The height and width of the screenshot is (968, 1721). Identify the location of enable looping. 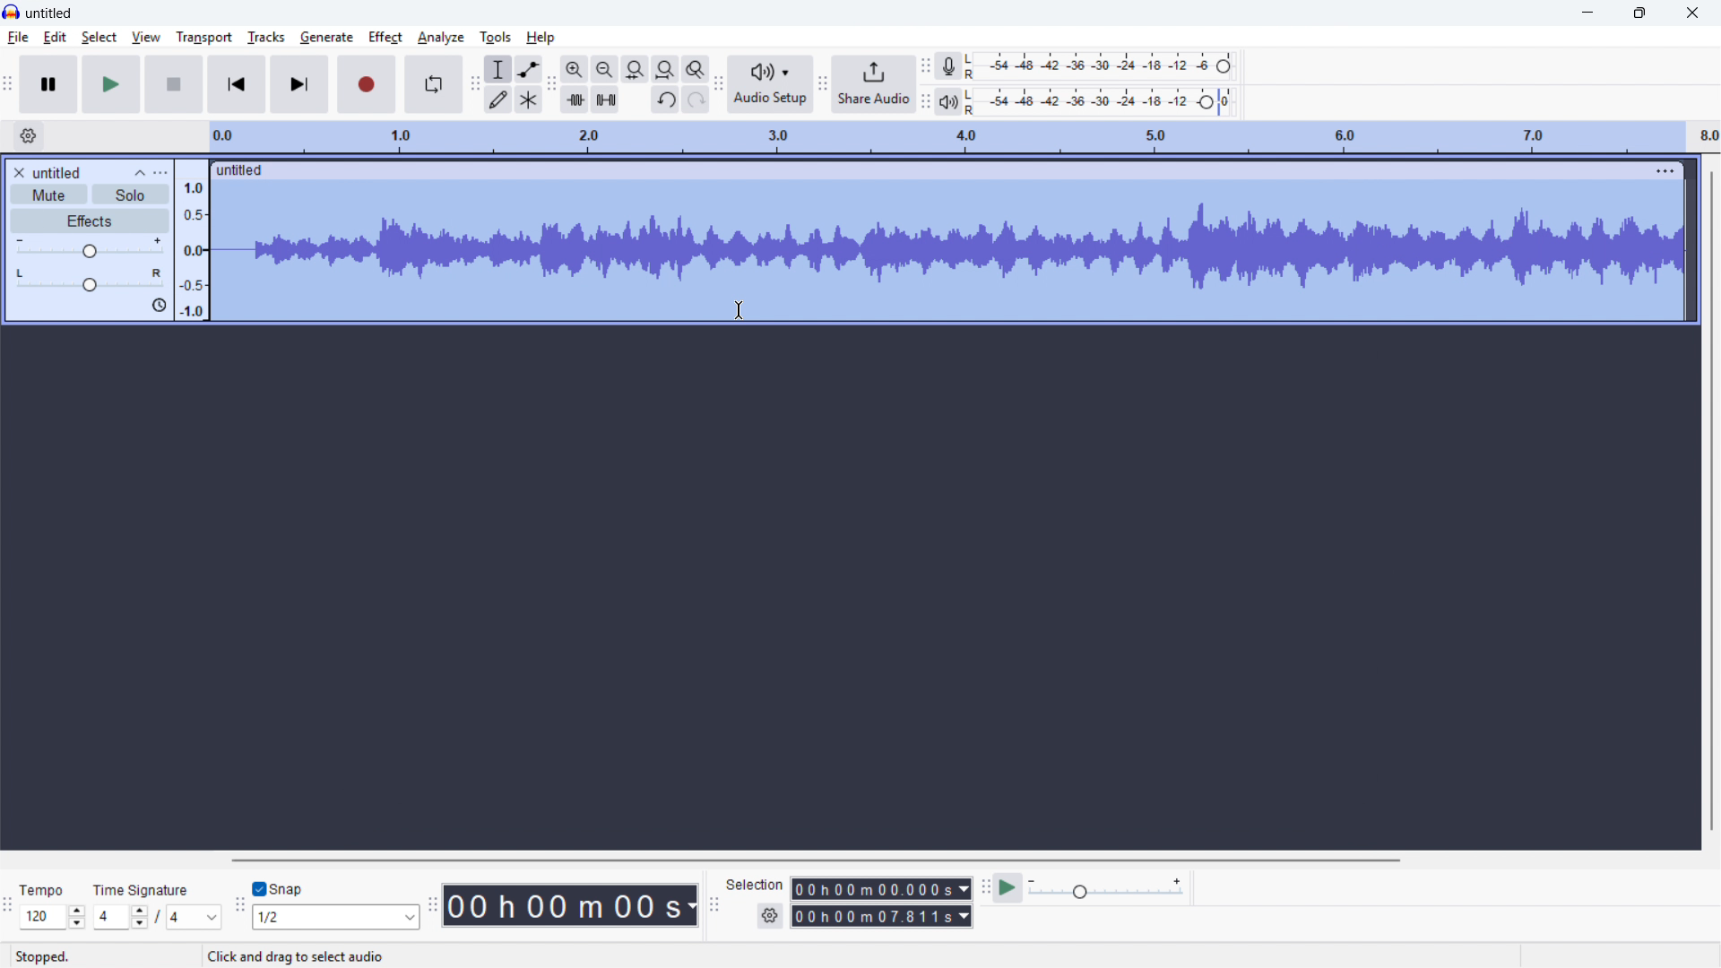
(434, 84).